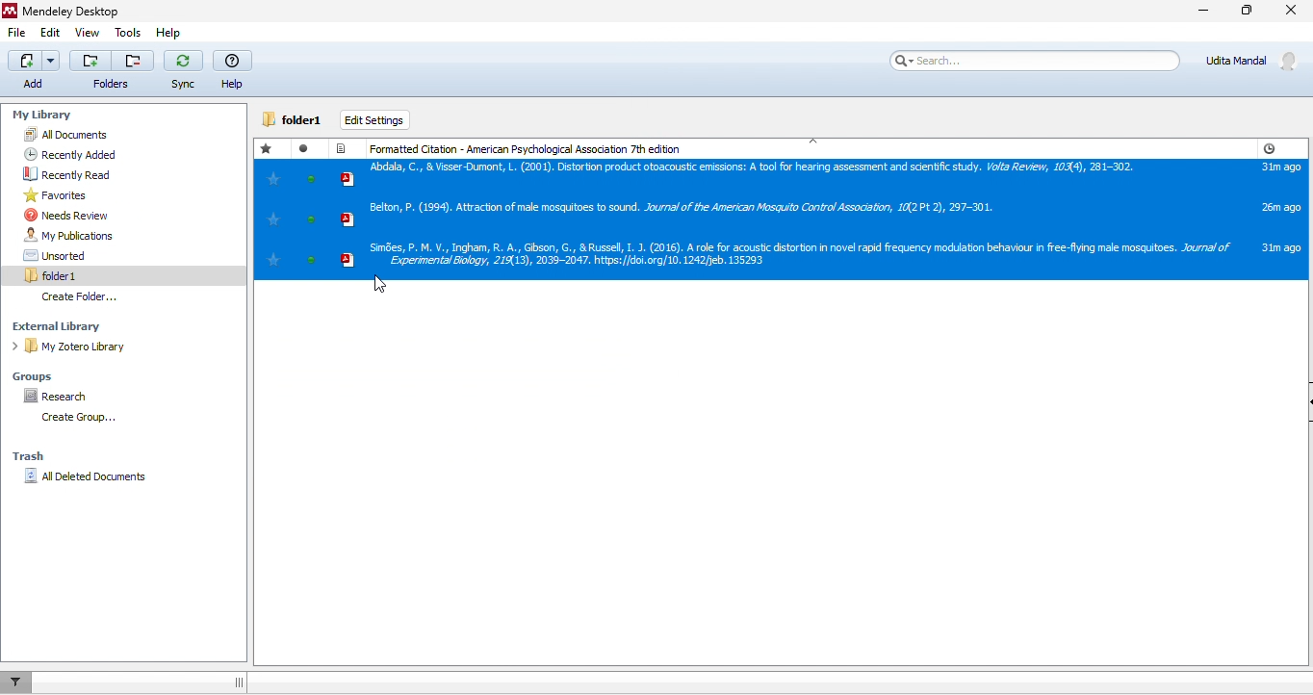 The height and width of the screenshot is (695, 1313). I want to click on folders, so click(109, 69).